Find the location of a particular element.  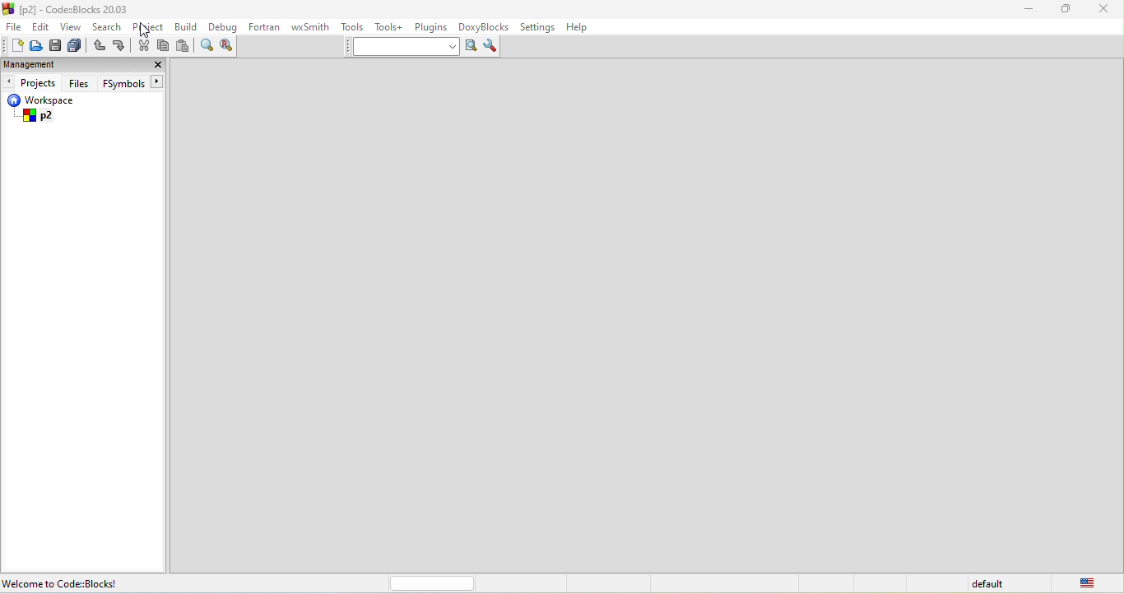

tools++ is located at coordinates (392, 28).